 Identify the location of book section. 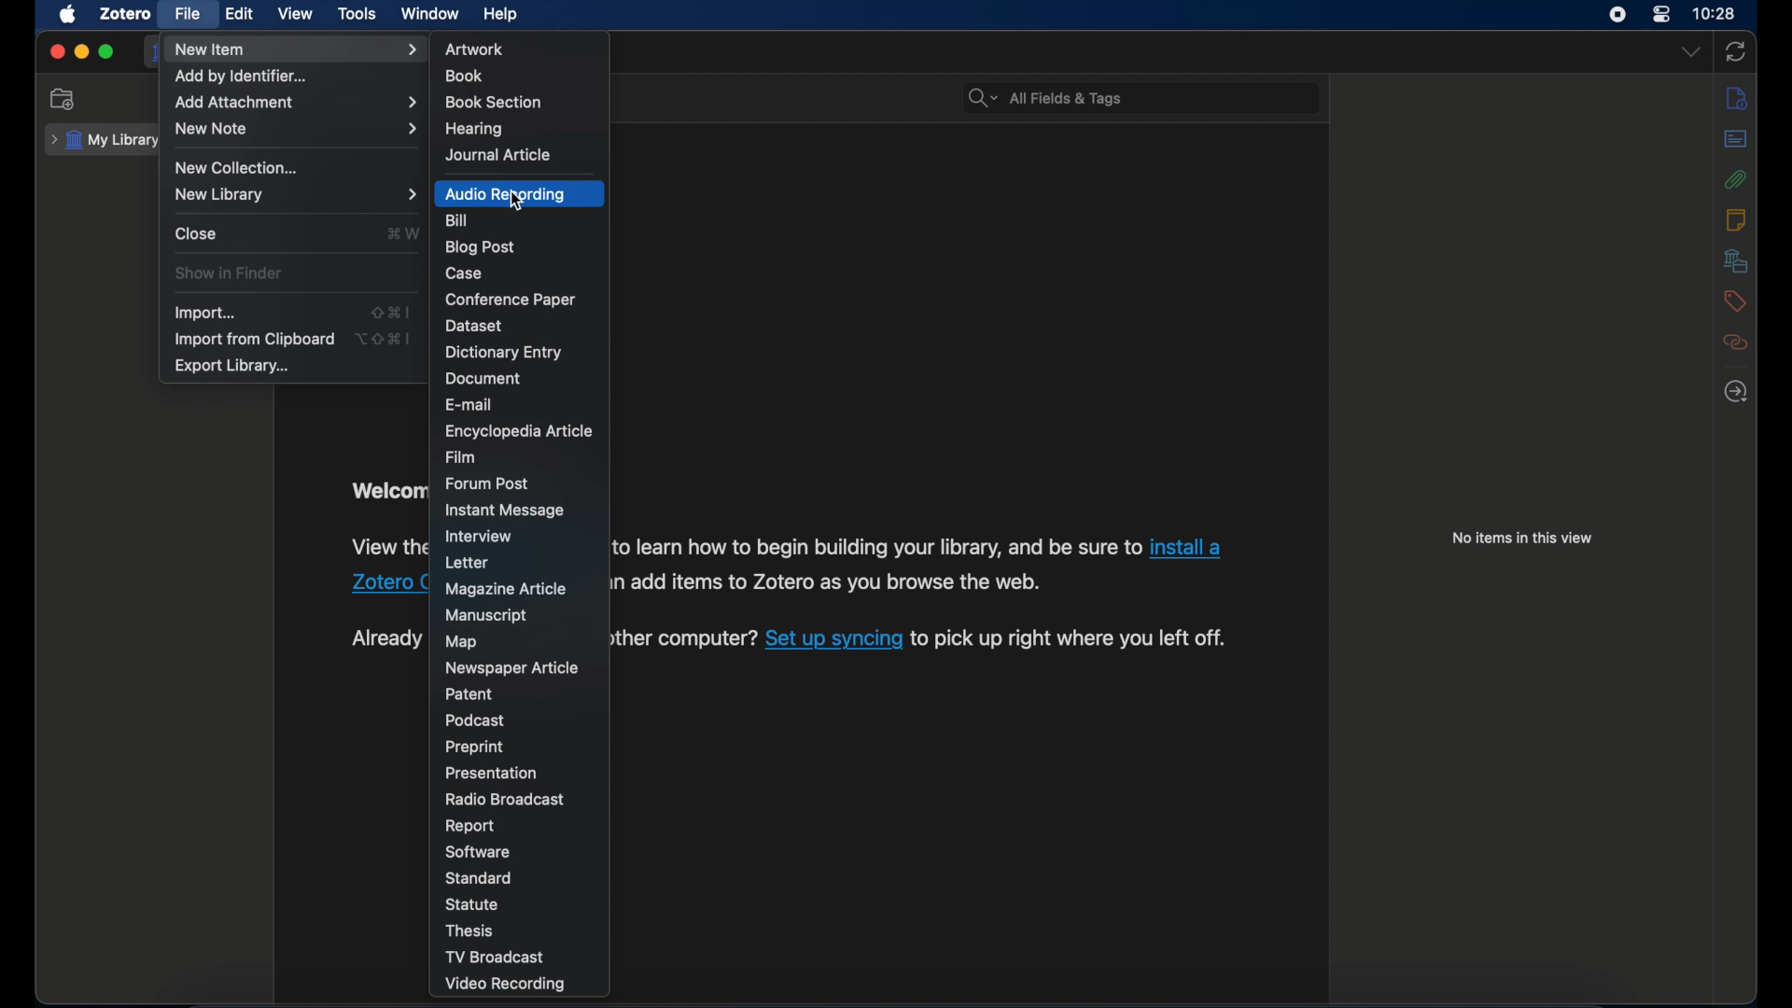
(494, 103).